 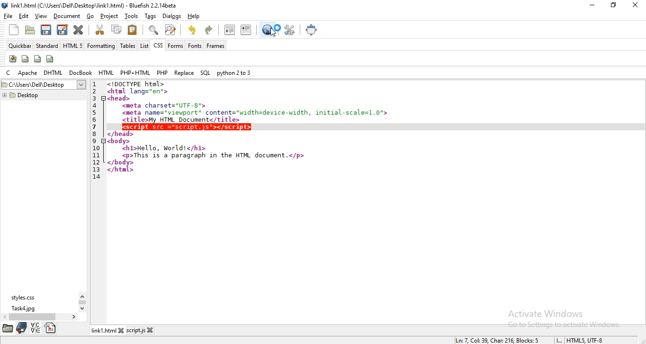 I want to click on html 5, so click(x=73, y=45).